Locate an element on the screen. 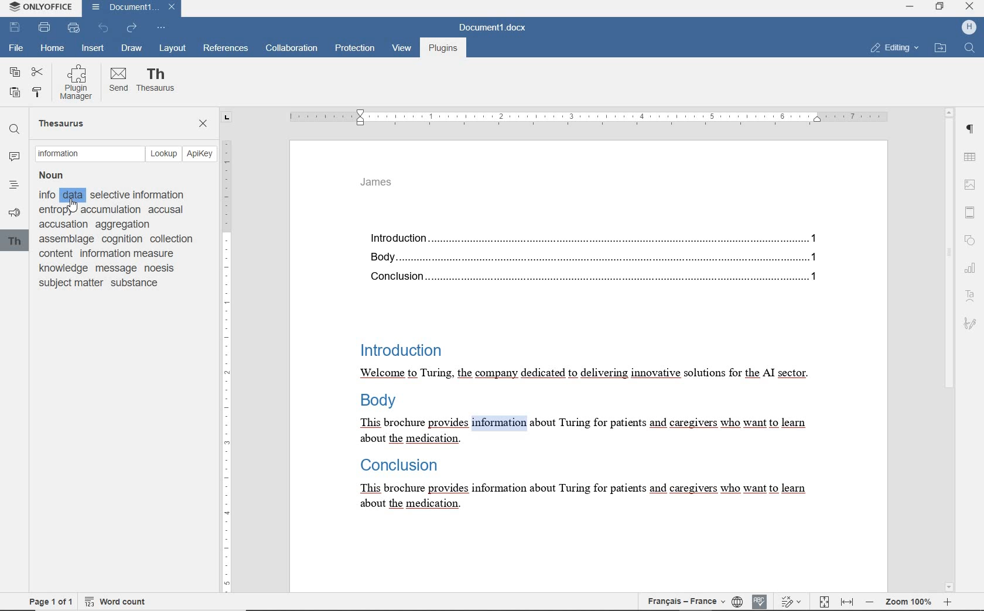  COPY is located at coordinates (15, 72).